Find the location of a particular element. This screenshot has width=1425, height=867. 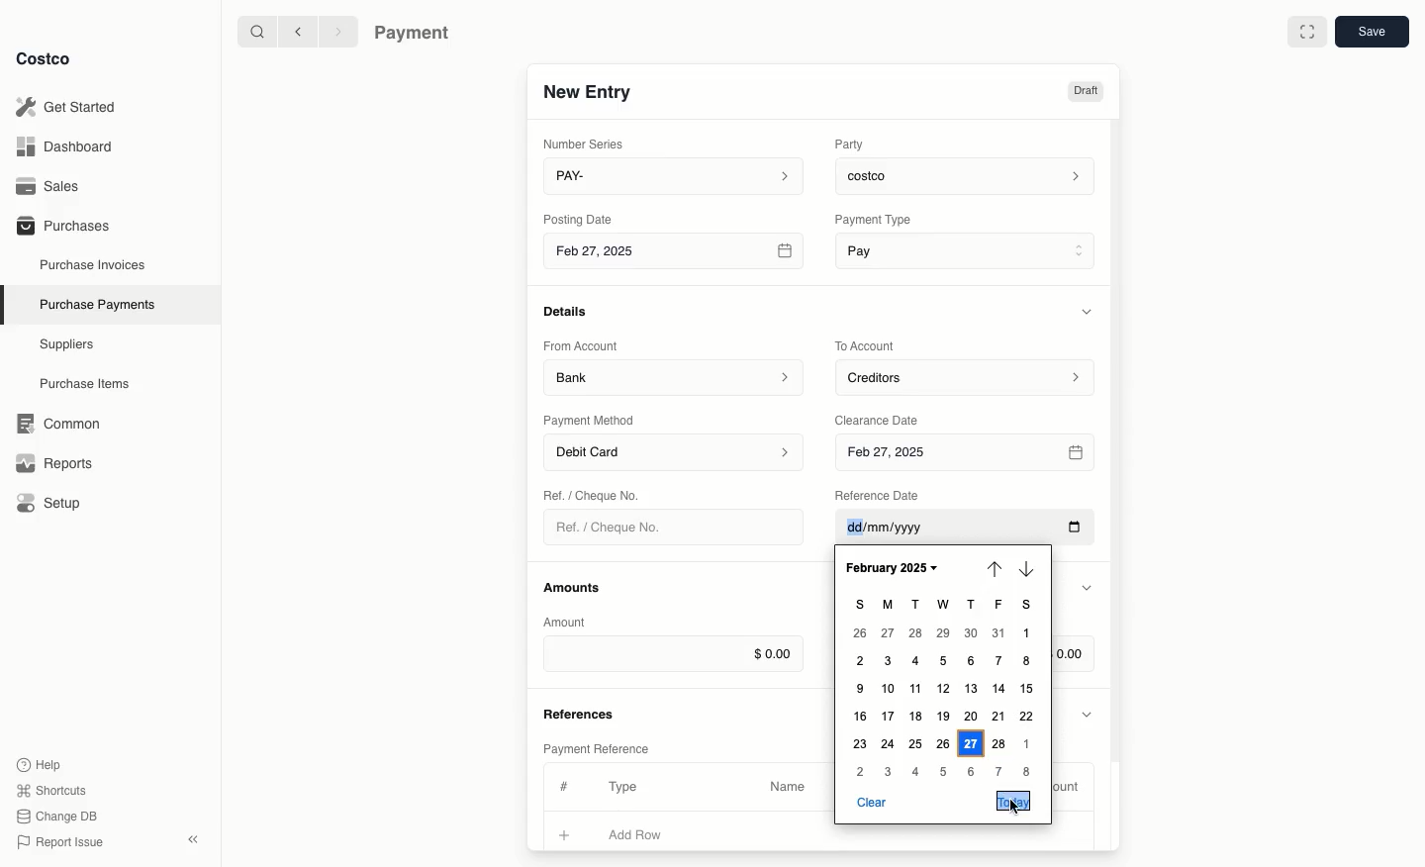

$0.00 is located at coordinates (673, 653).